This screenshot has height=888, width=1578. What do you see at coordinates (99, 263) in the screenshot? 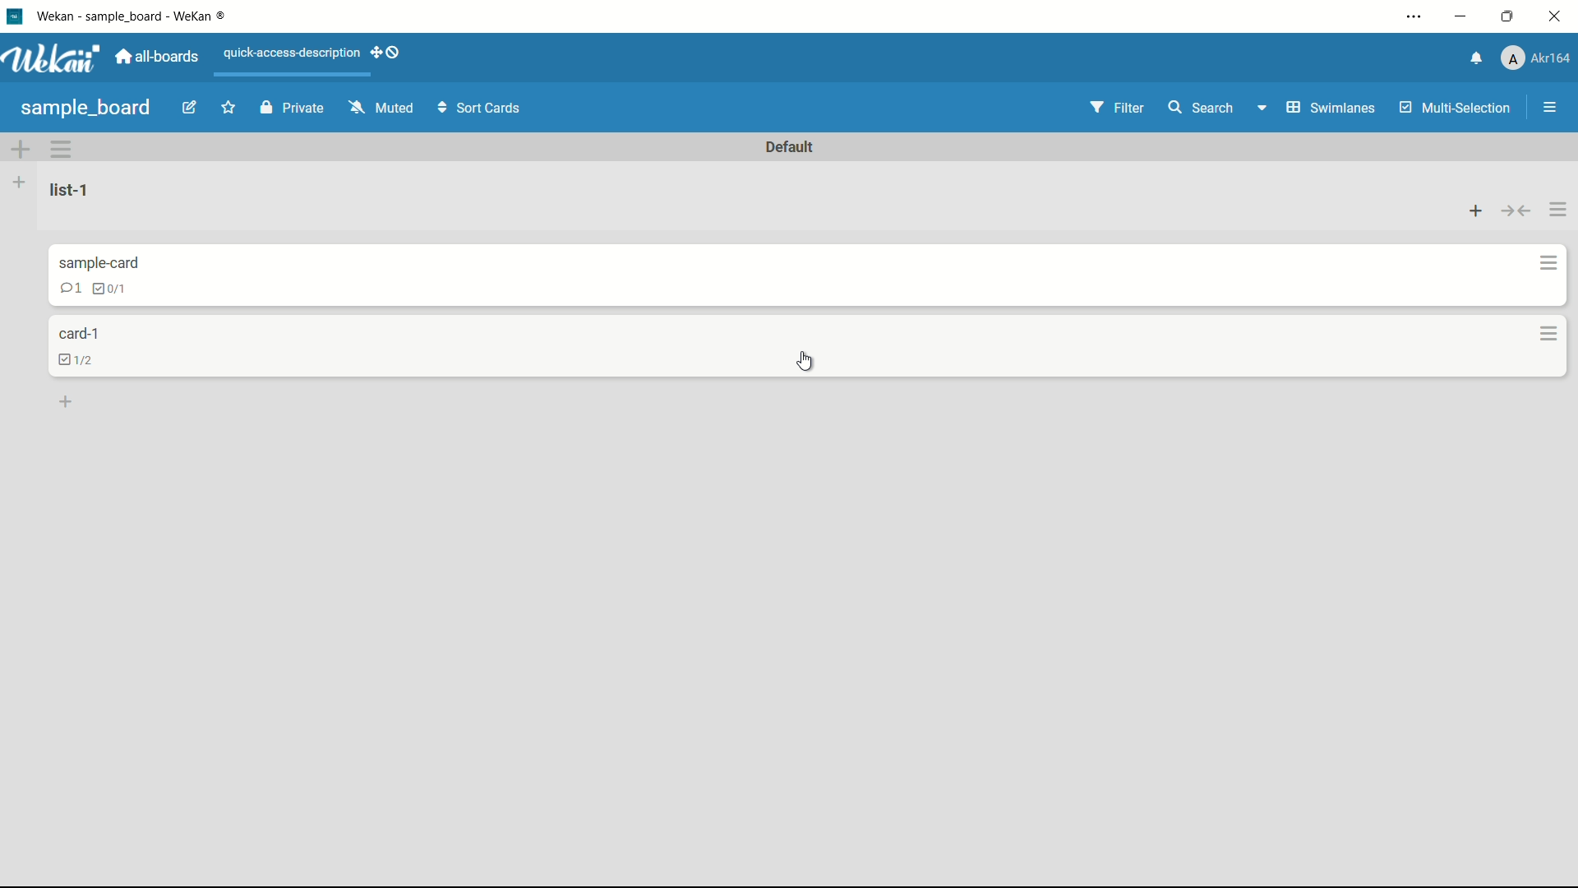
I see `card name` at bounding box center [99, 263].